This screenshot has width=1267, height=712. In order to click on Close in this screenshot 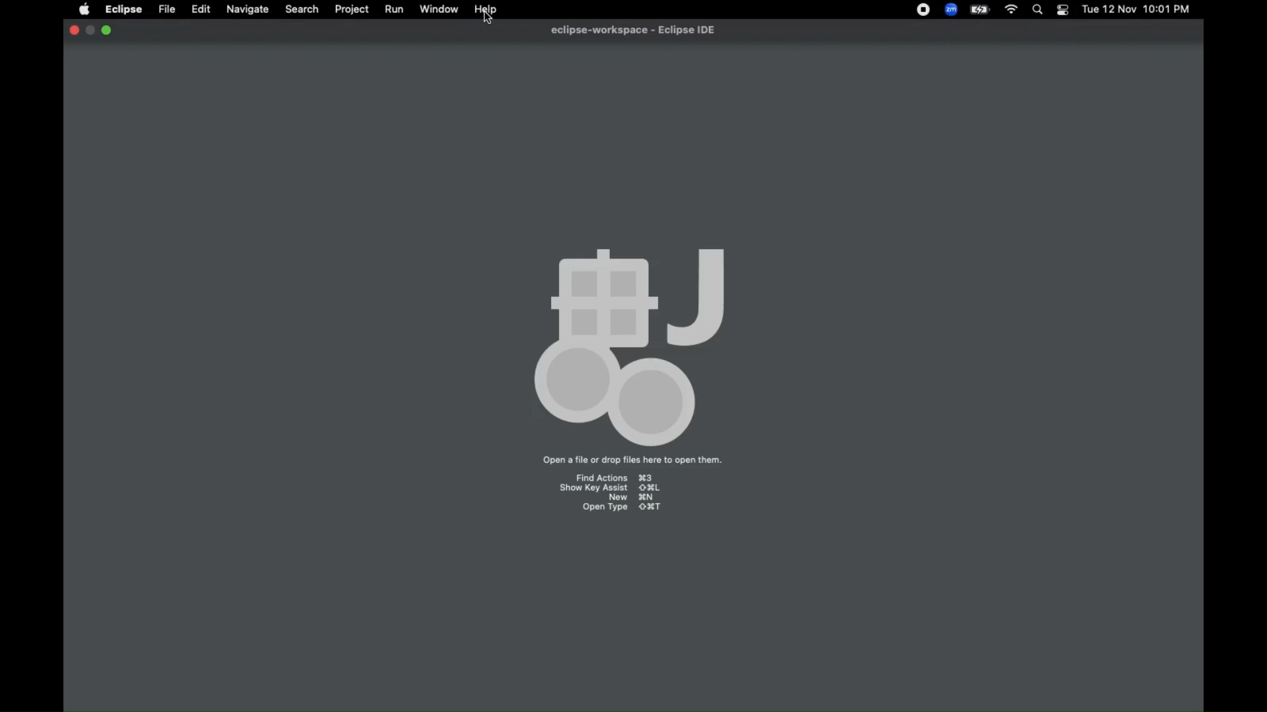, I will do `click(73, 30)`.